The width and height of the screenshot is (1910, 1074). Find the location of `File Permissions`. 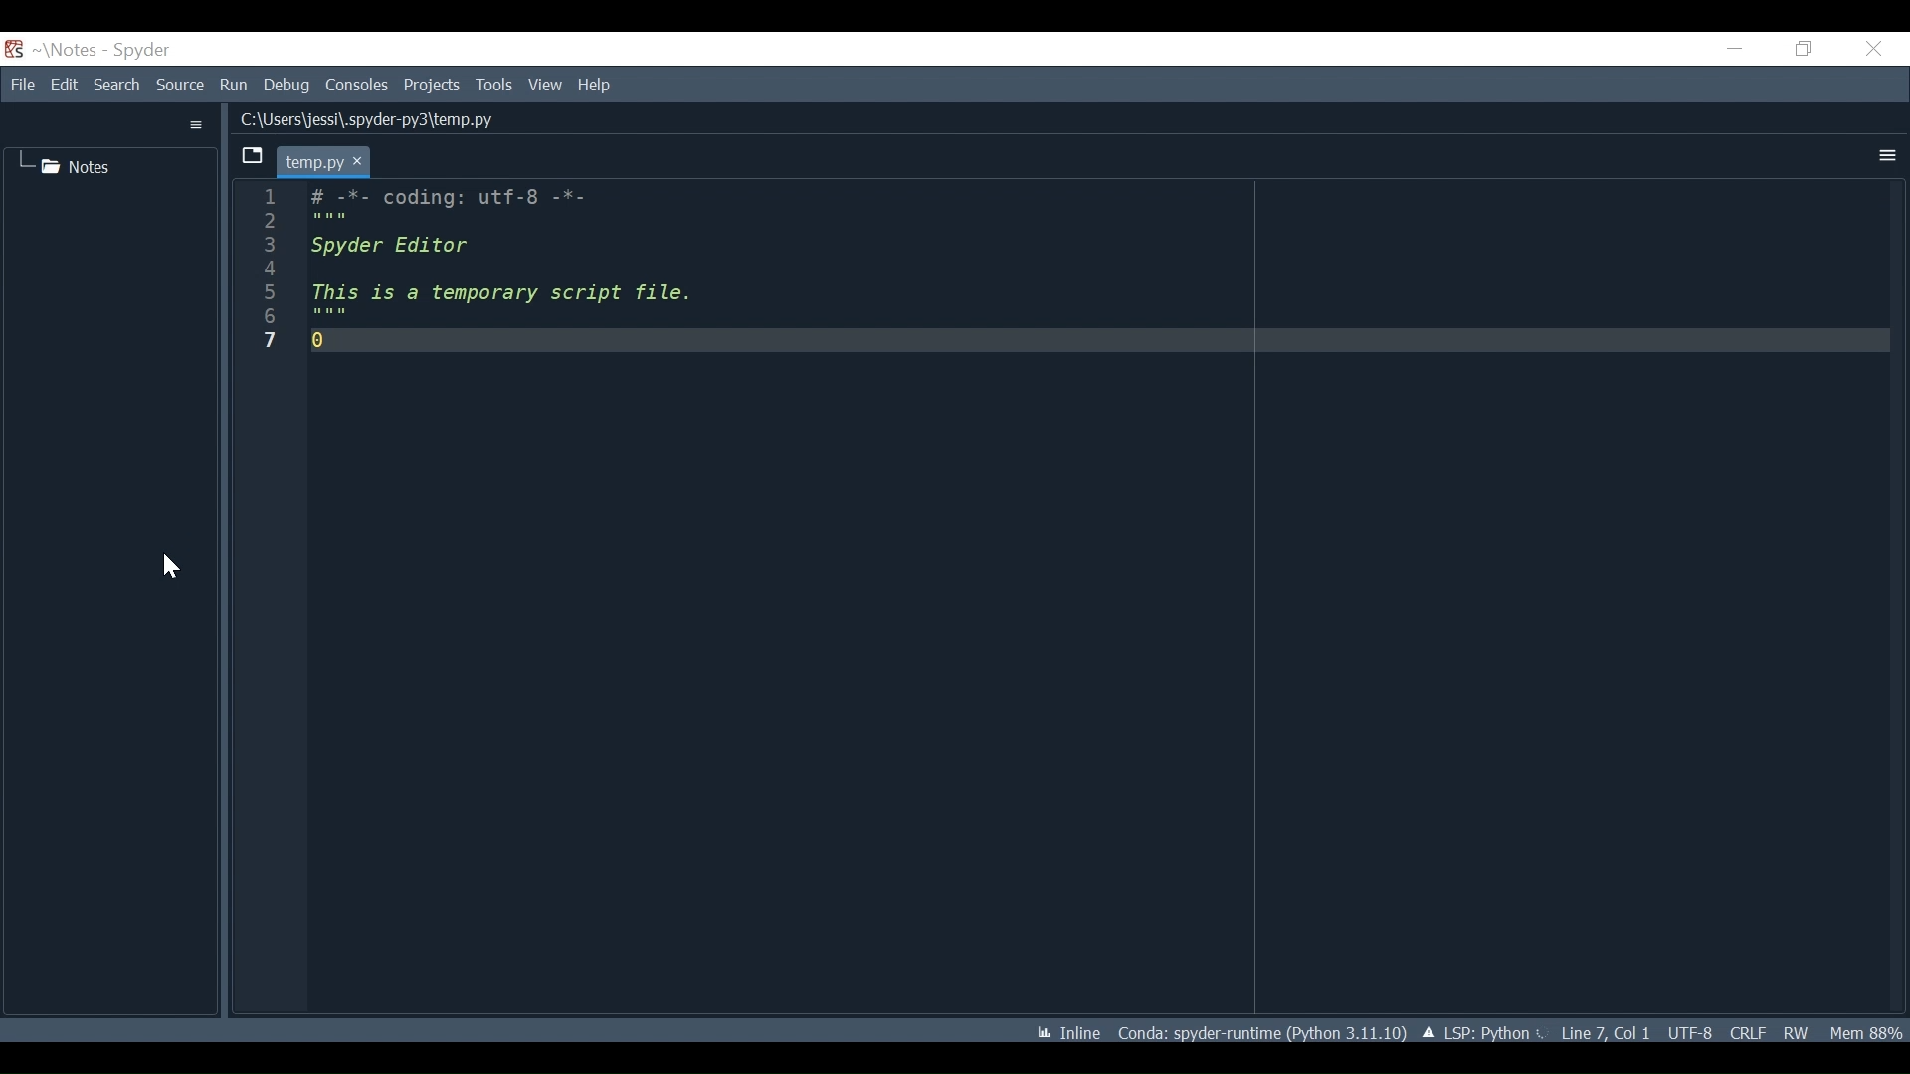

File Permissions is located at coordinates (1797, 1031).